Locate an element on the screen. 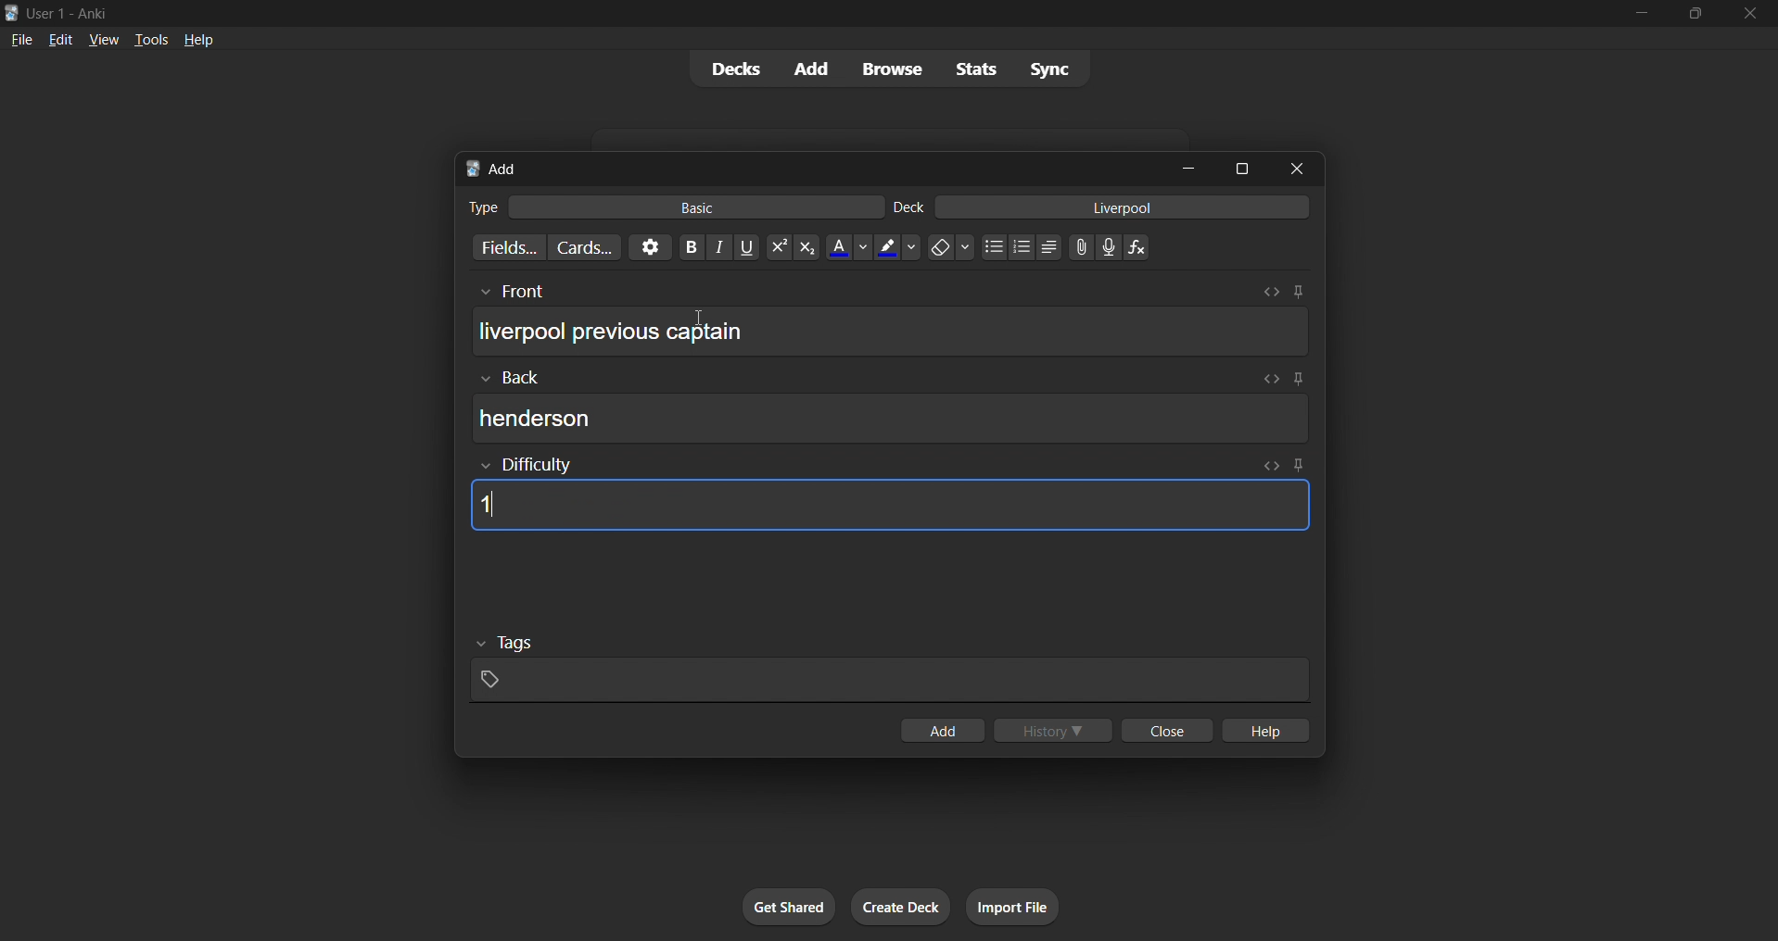 Image resolution: width=1778 pixels, height=941 pixels. card difficulty input box is located at coordinates (885, 494).